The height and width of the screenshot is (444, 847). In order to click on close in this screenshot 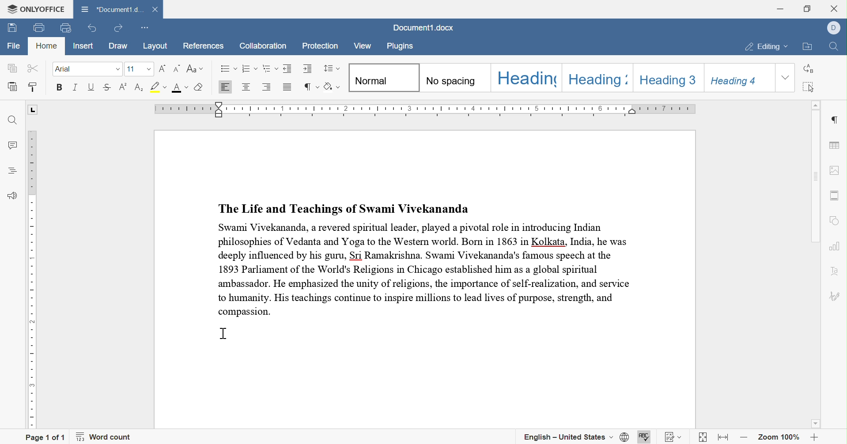, I will do `click(836, 8)`.